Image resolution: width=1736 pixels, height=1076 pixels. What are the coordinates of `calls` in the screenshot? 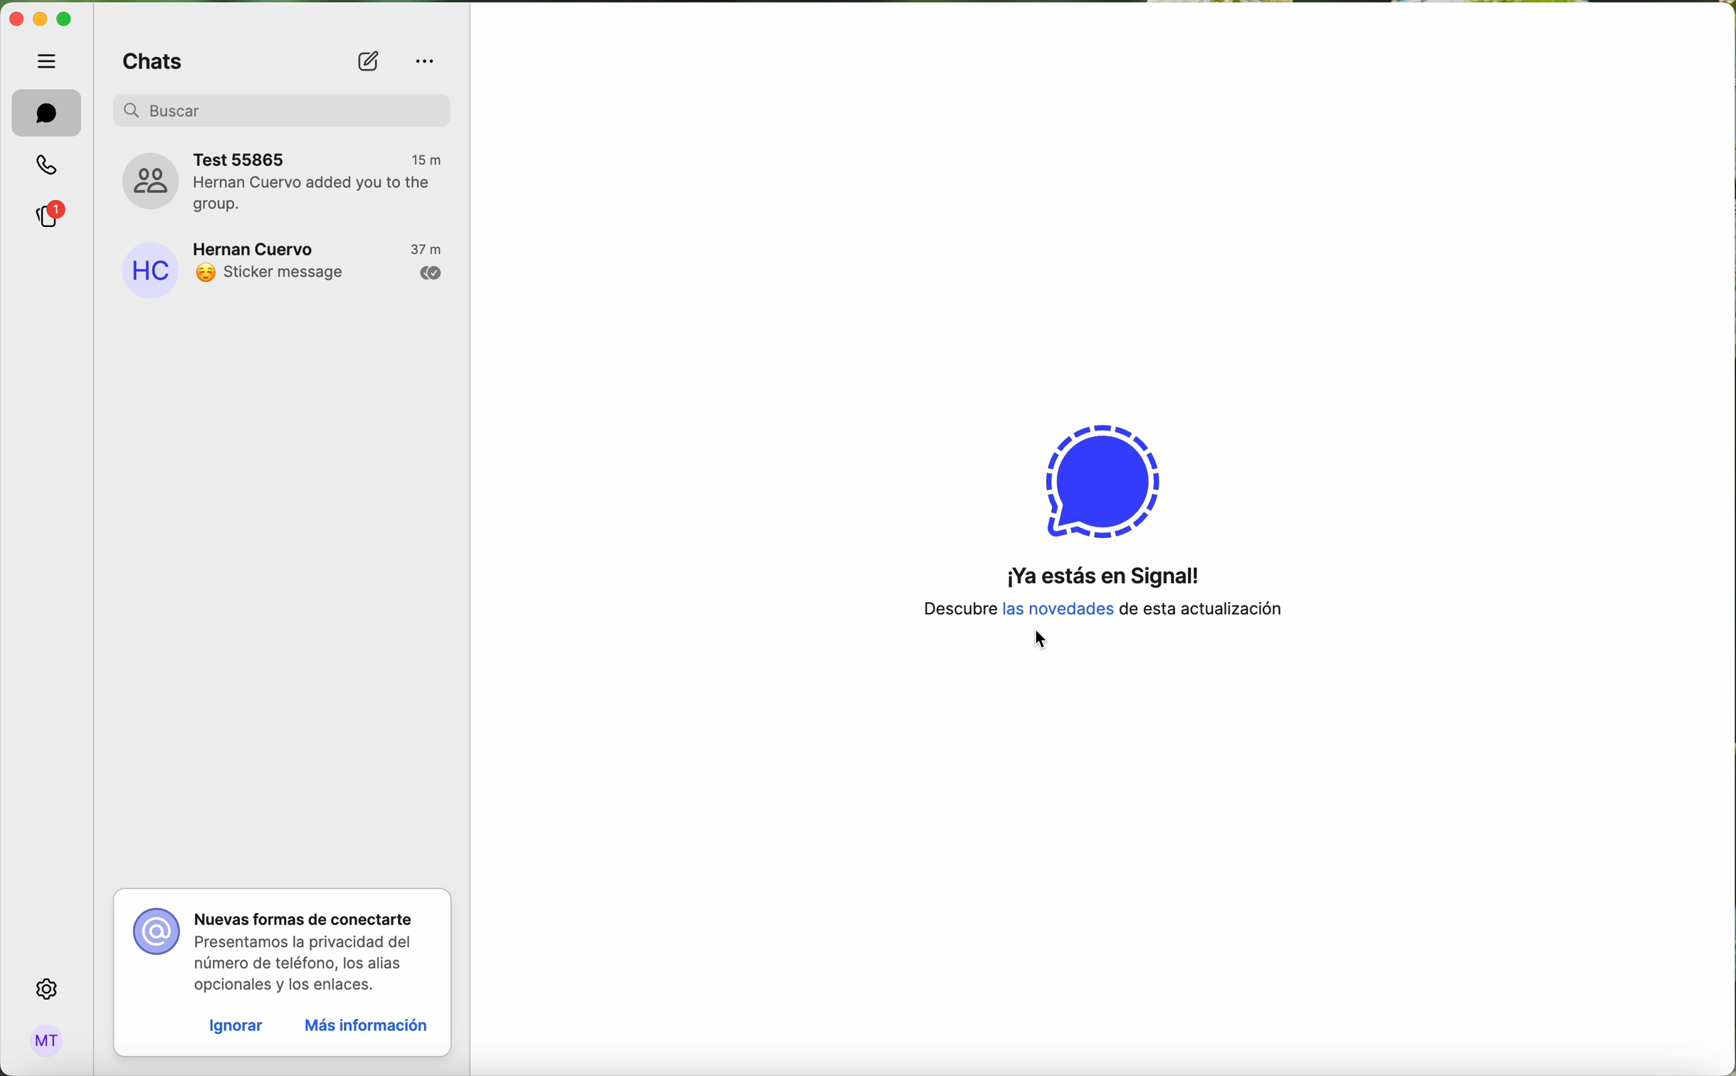 It's located at (50, 167).